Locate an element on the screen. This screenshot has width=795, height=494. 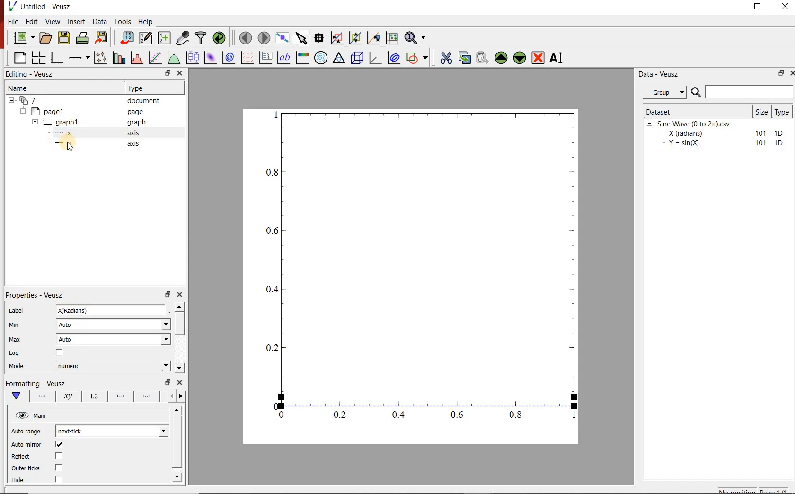
arrange graph is located at coordinates (39, 58).